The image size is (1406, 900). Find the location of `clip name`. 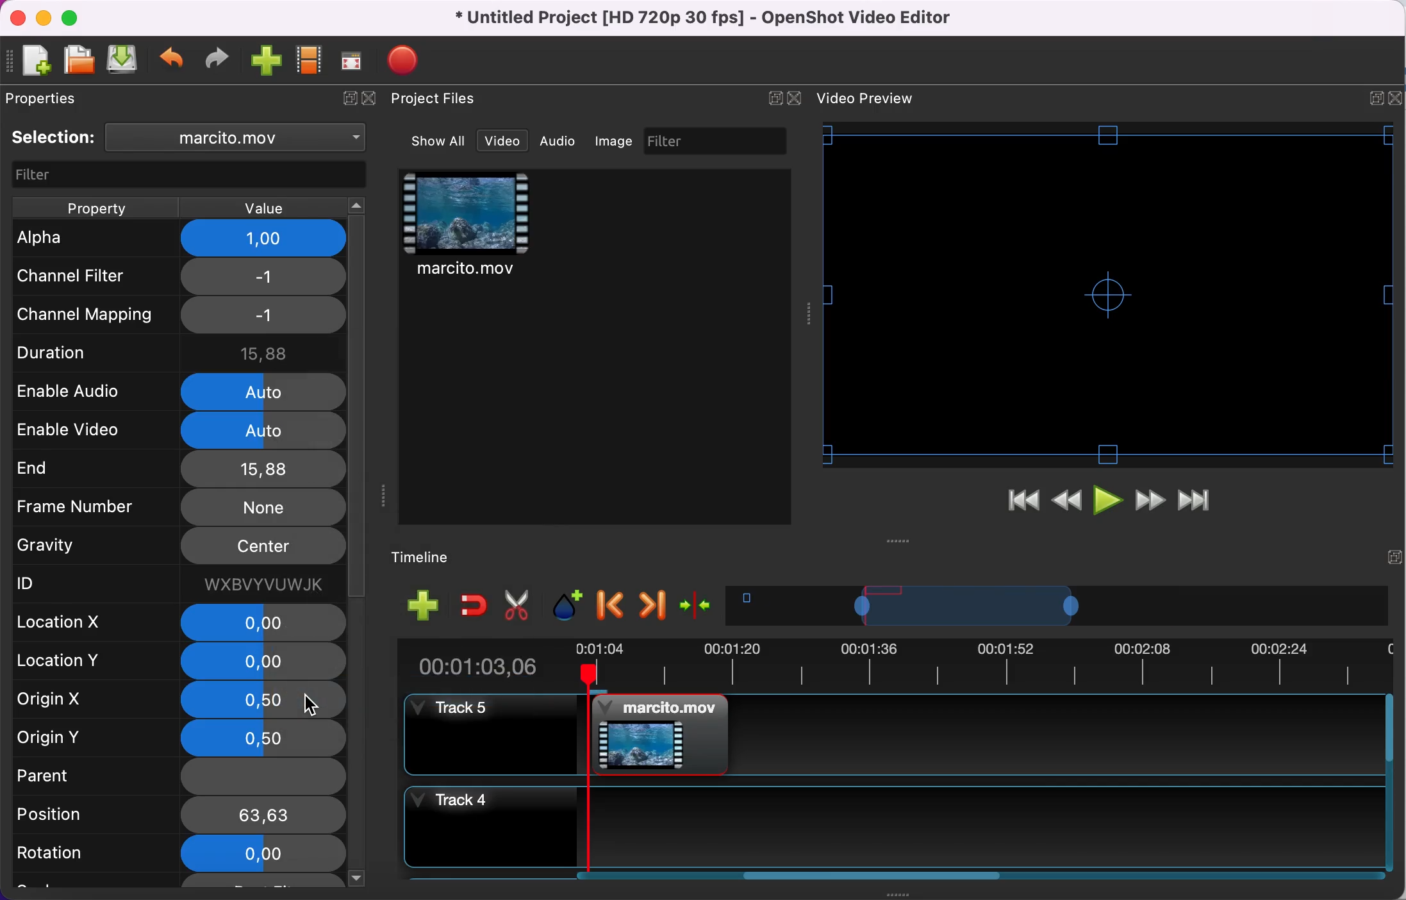

clip name is located at coordinates (242, 137).